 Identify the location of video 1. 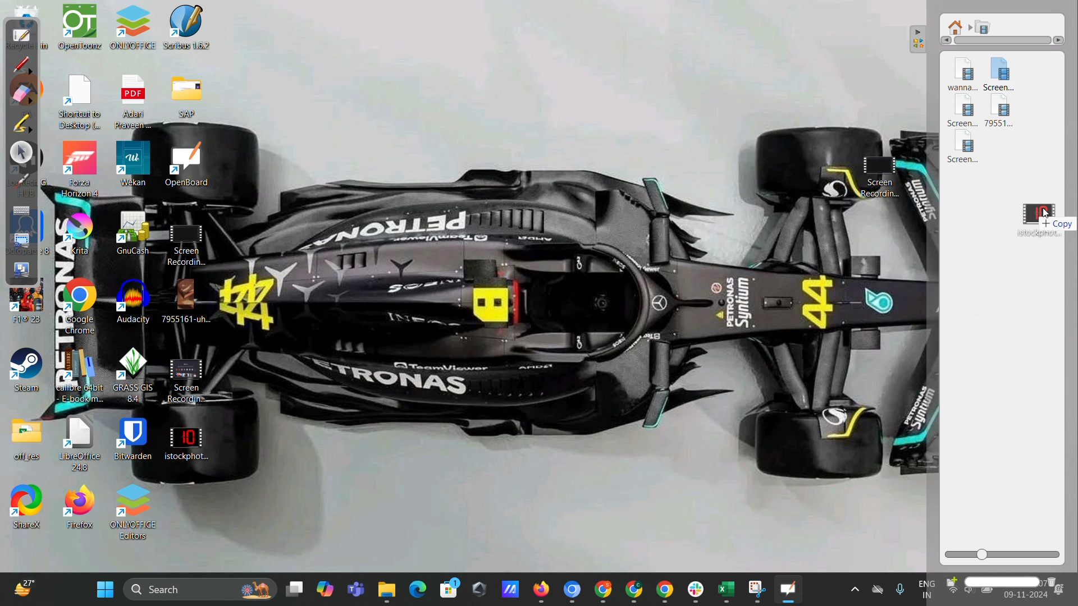
(962, 74).